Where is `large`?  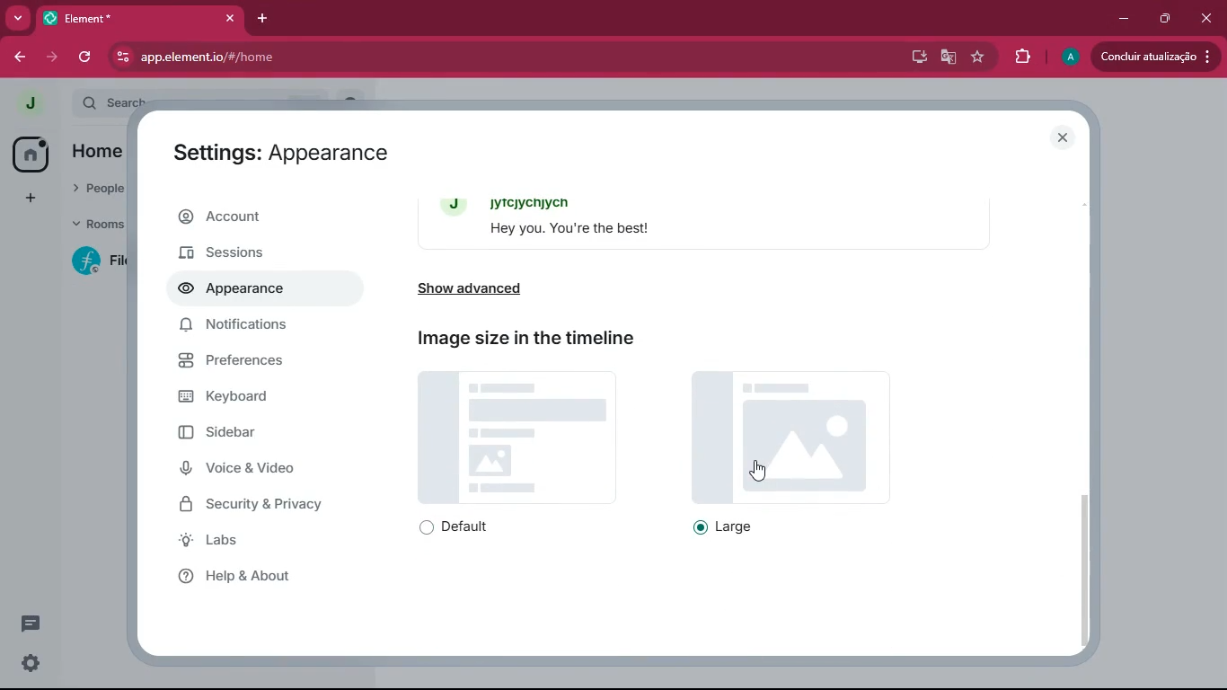 large is located at coordinates (735, 526).